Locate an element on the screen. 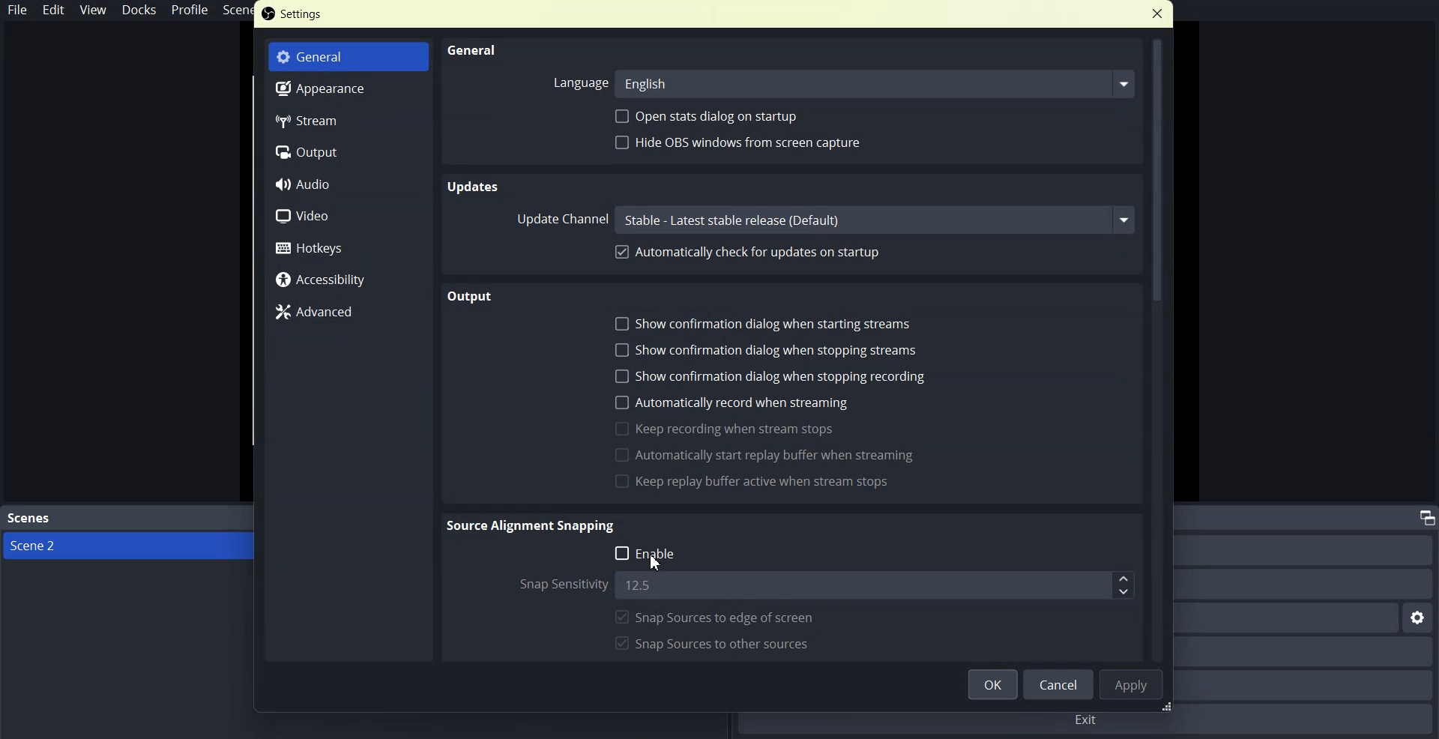  Text is located at coordinates (29, 519).